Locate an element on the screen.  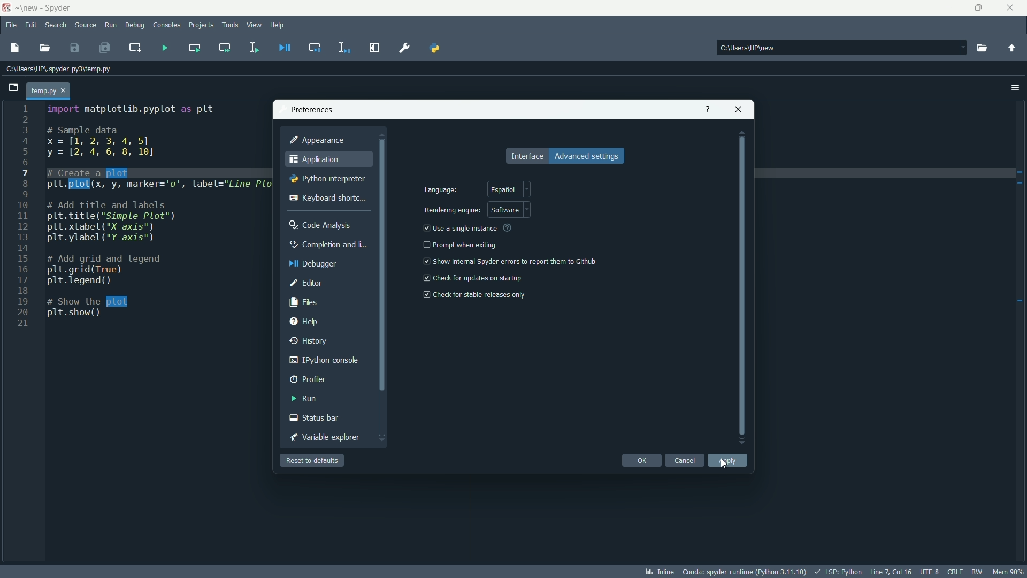
cursor is located at coordinates (723, 463).